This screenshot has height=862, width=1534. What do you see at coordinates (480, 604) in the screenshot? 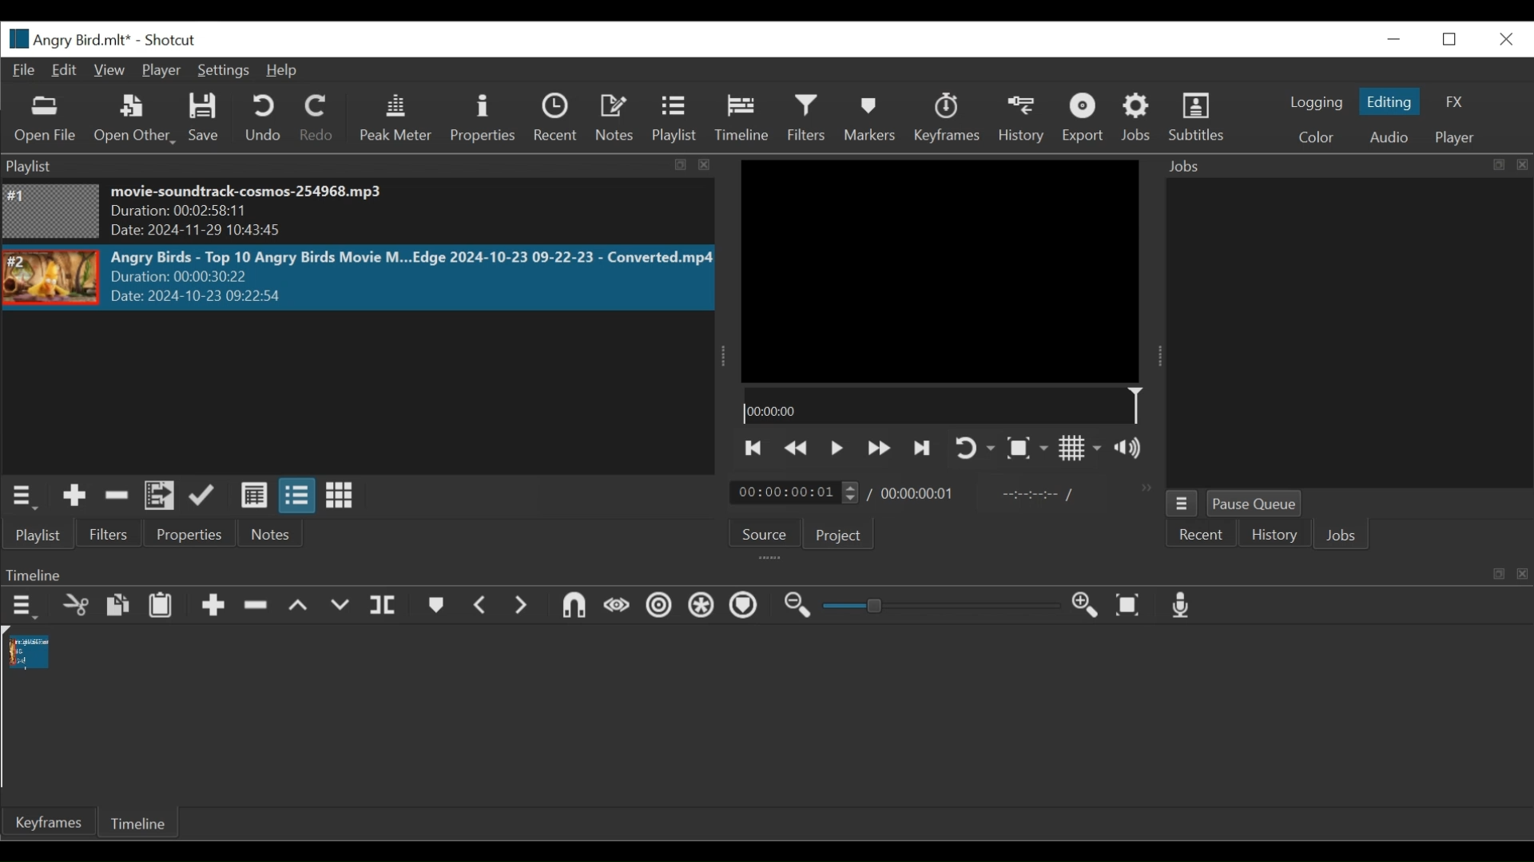
I see `Previous marker` at bounding box center [480, 604].